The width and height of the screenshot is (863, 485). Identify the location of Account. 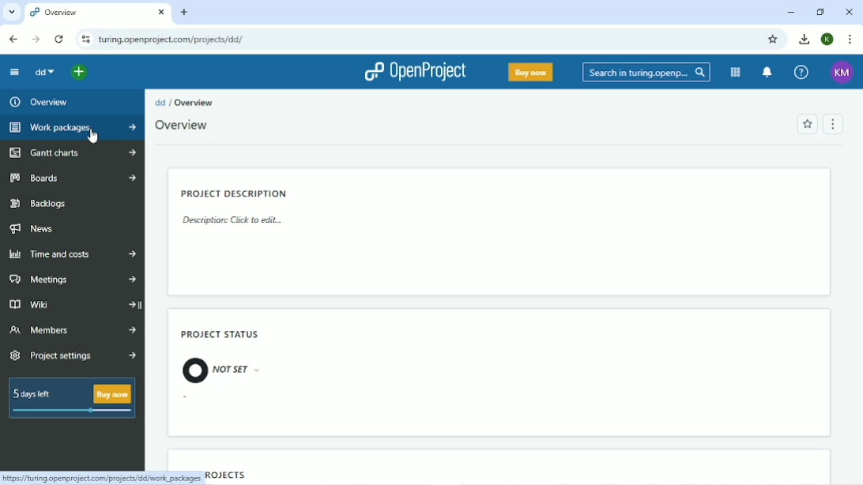
(842, 73).